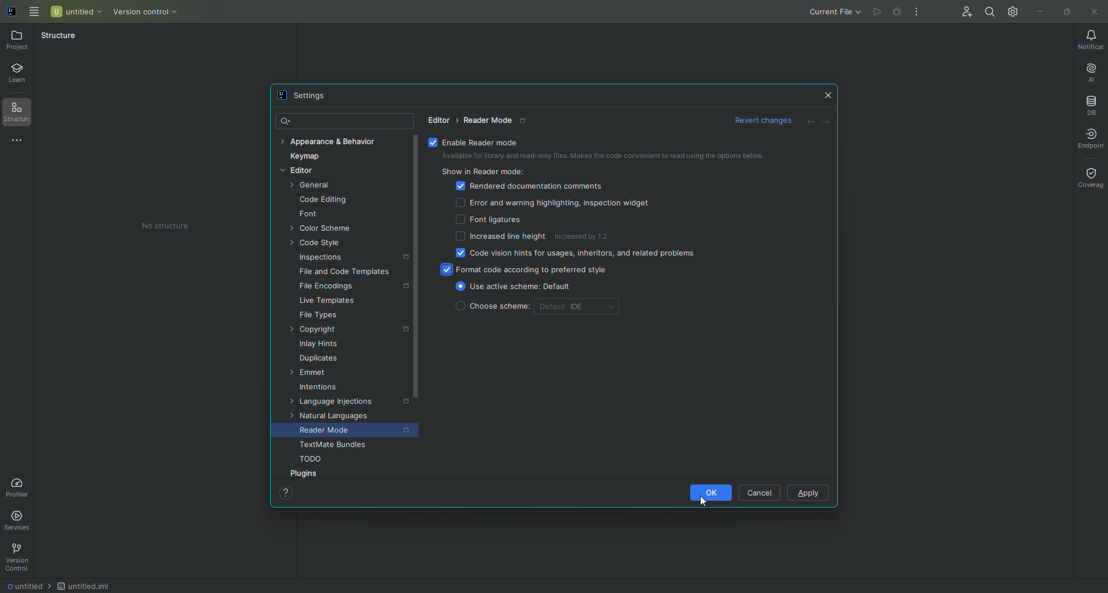 The image size is (1108, 593). Describe the element at coordinates (314, 346) in the screenshot. I see `Inlay Hints` at that location.